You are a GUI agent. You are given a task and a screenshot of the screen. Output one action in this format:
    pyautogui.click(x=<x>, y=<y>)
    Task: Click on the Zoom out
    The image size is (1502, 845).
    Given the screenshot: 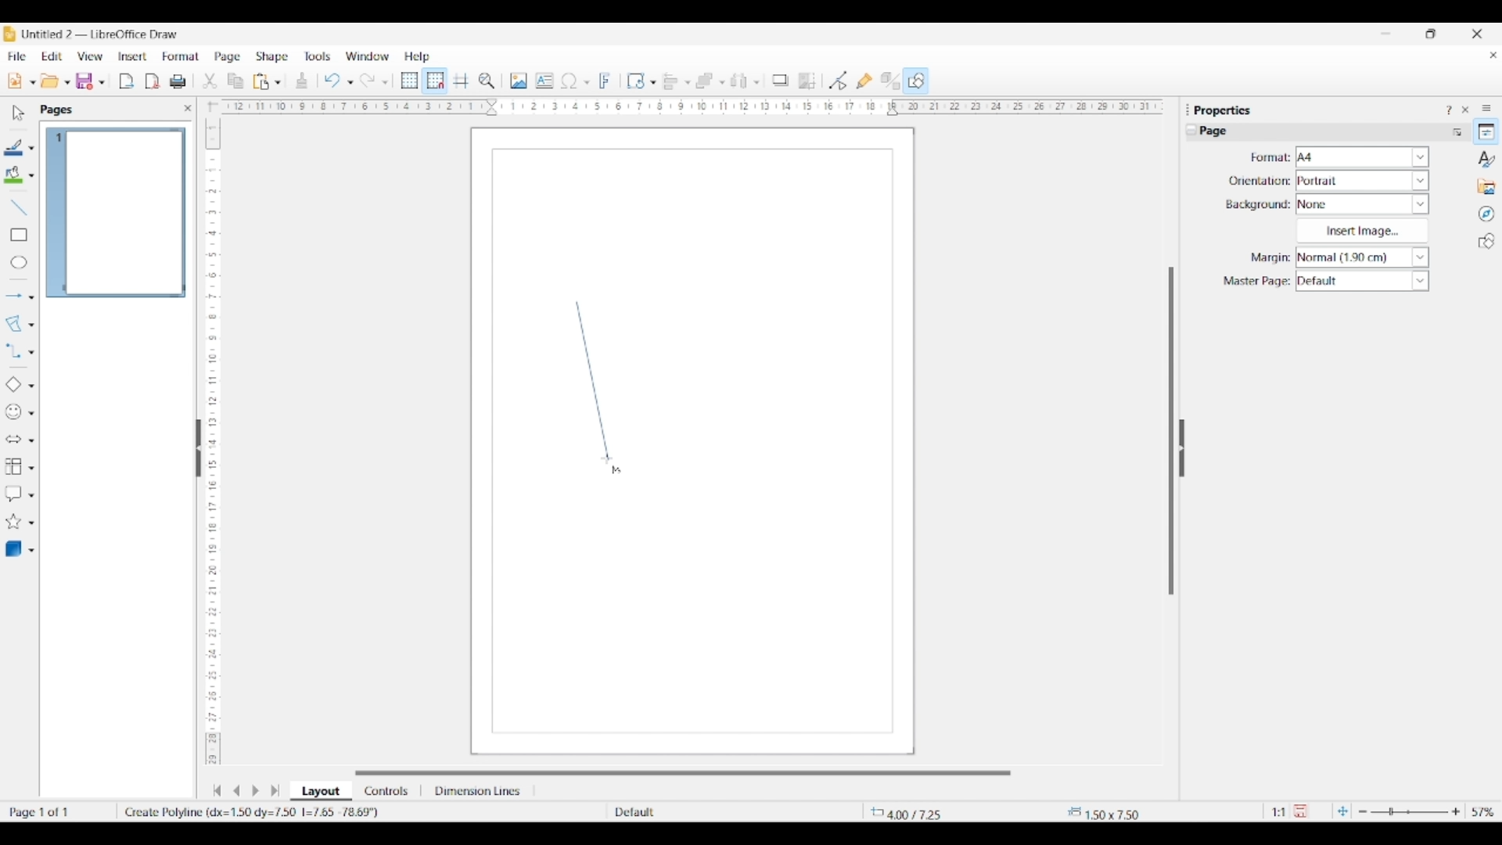 What is the action you would take?
    pyautogui.click(x=1363, y=812)
    